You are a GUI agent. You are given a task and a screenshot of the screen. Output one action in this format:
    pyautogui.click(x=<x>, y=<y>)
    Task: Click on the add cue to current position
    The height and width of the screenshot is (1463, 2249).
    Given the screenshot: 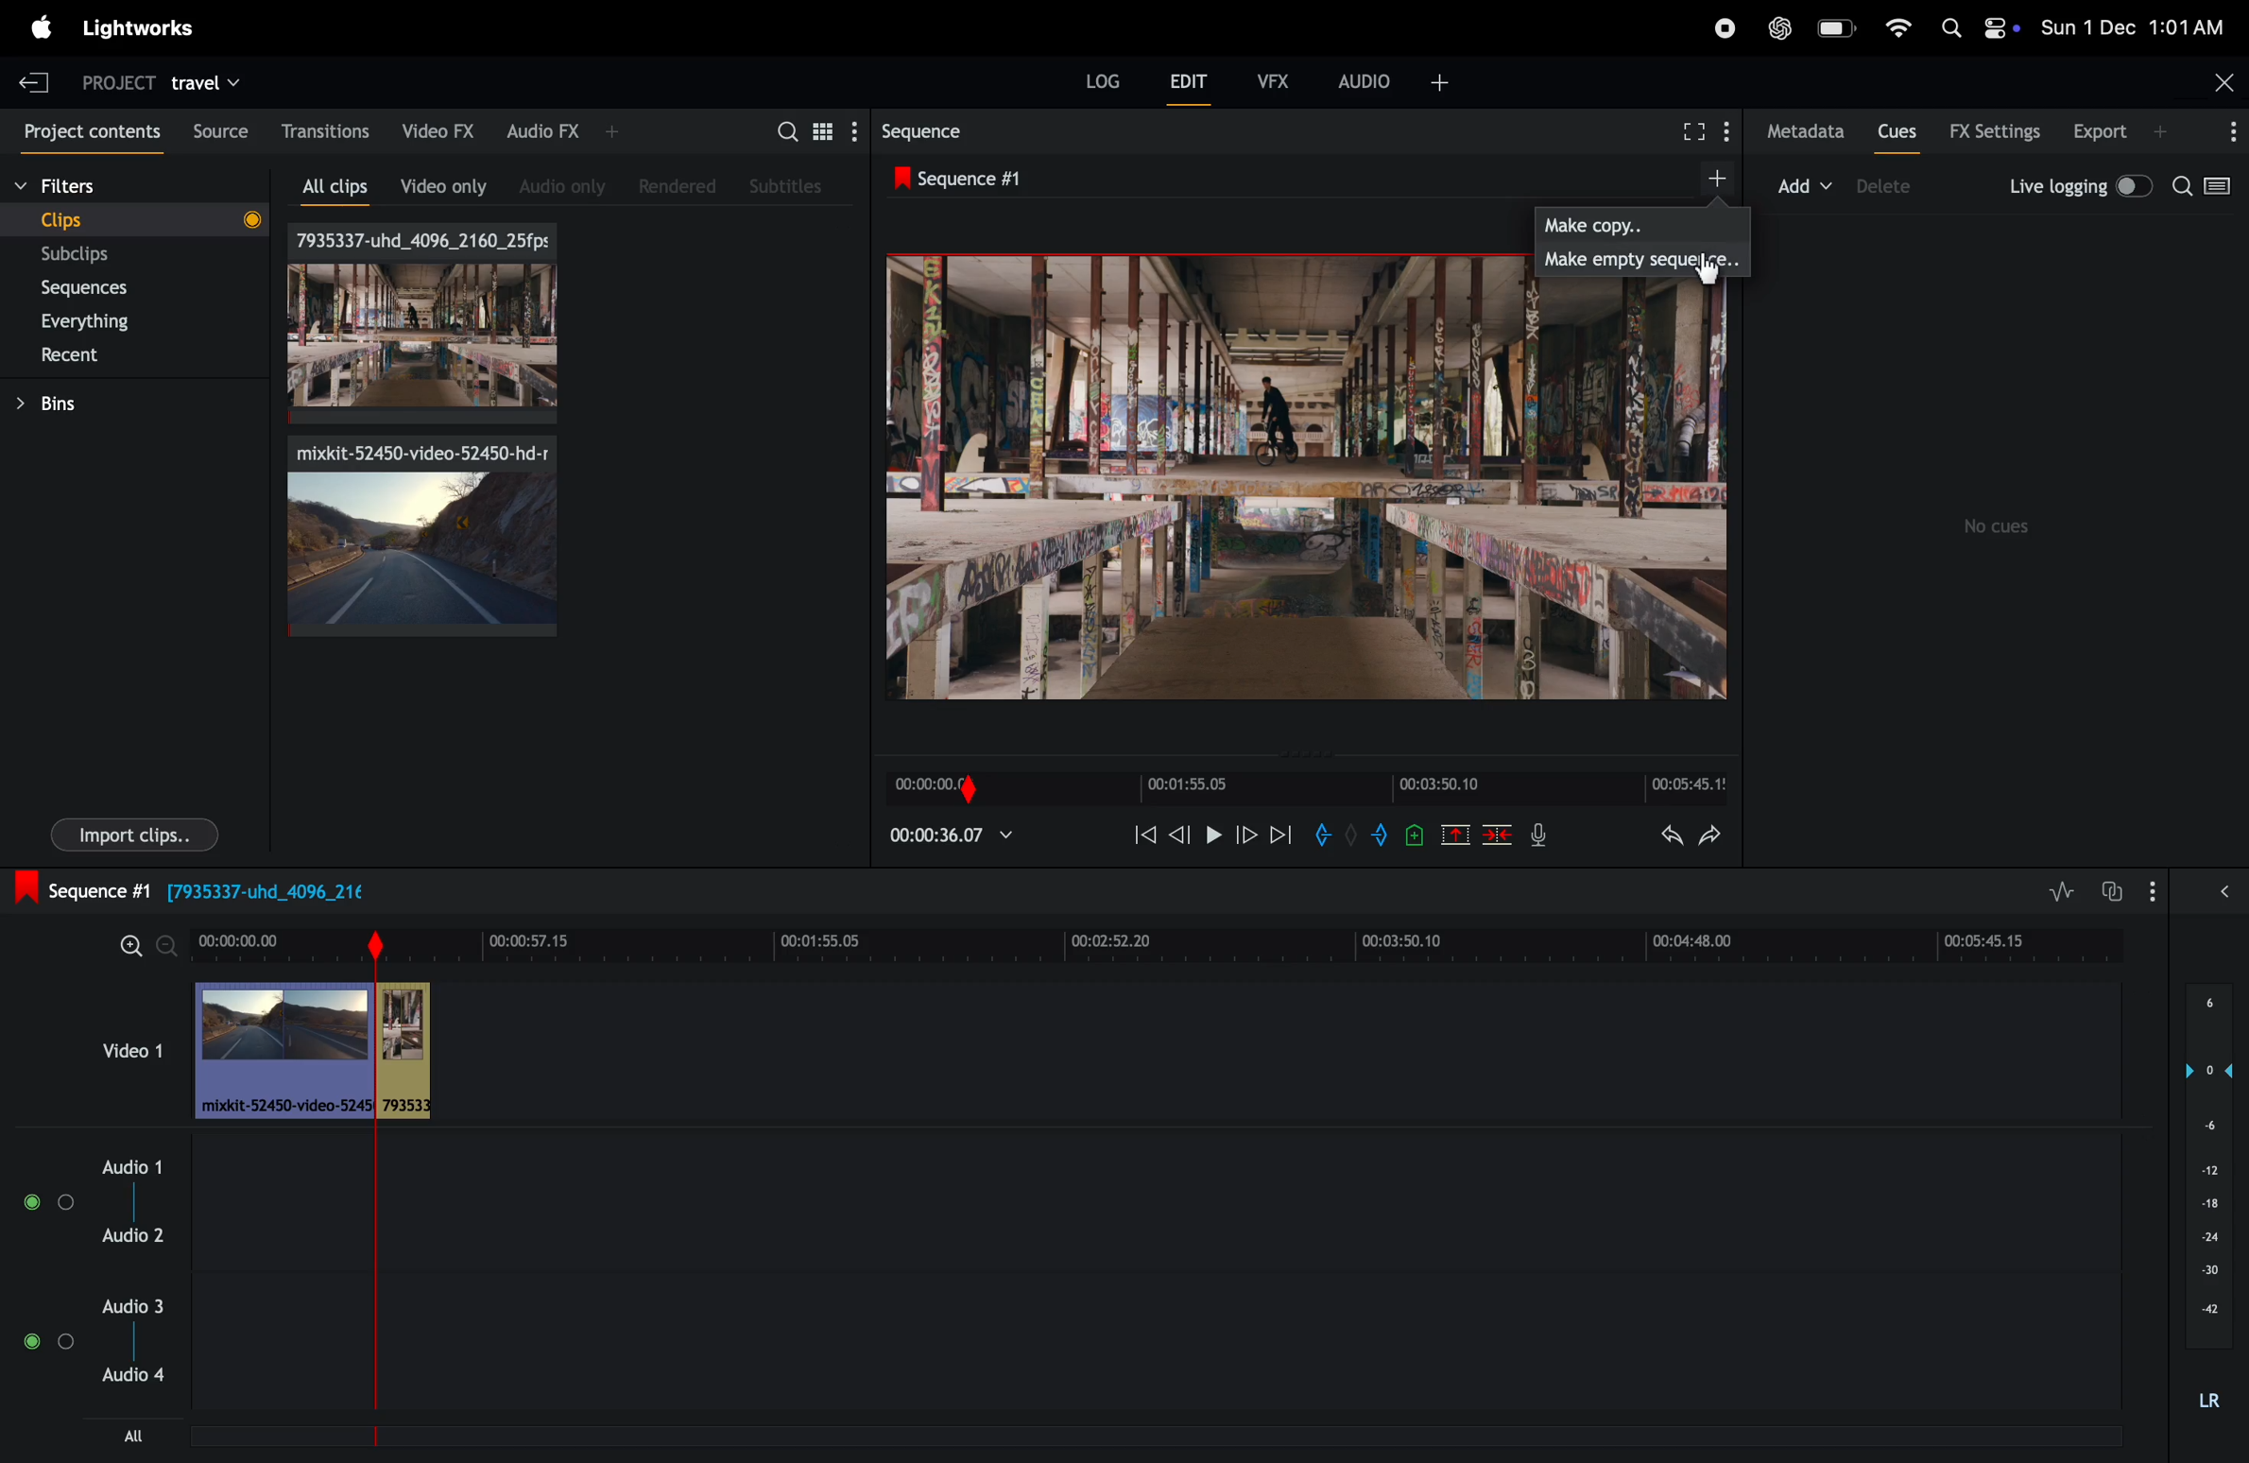 What is the action you would take?
    pyautogui.click(x=1415, y=839)
    